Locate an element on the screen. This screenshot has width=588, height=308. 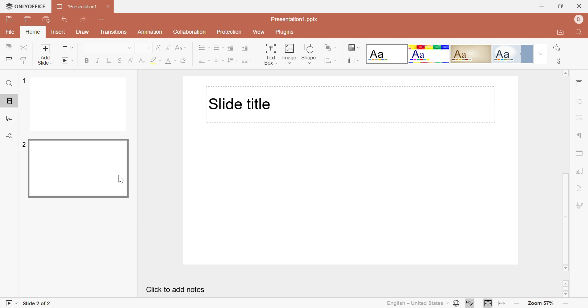
Print files is located at coordinates (28, 18).